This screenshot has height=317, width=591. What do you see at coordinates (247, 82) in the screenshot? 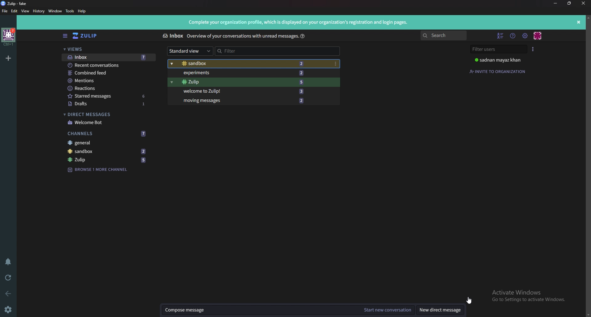
I see `zulip` at bounding box center [247, 82].